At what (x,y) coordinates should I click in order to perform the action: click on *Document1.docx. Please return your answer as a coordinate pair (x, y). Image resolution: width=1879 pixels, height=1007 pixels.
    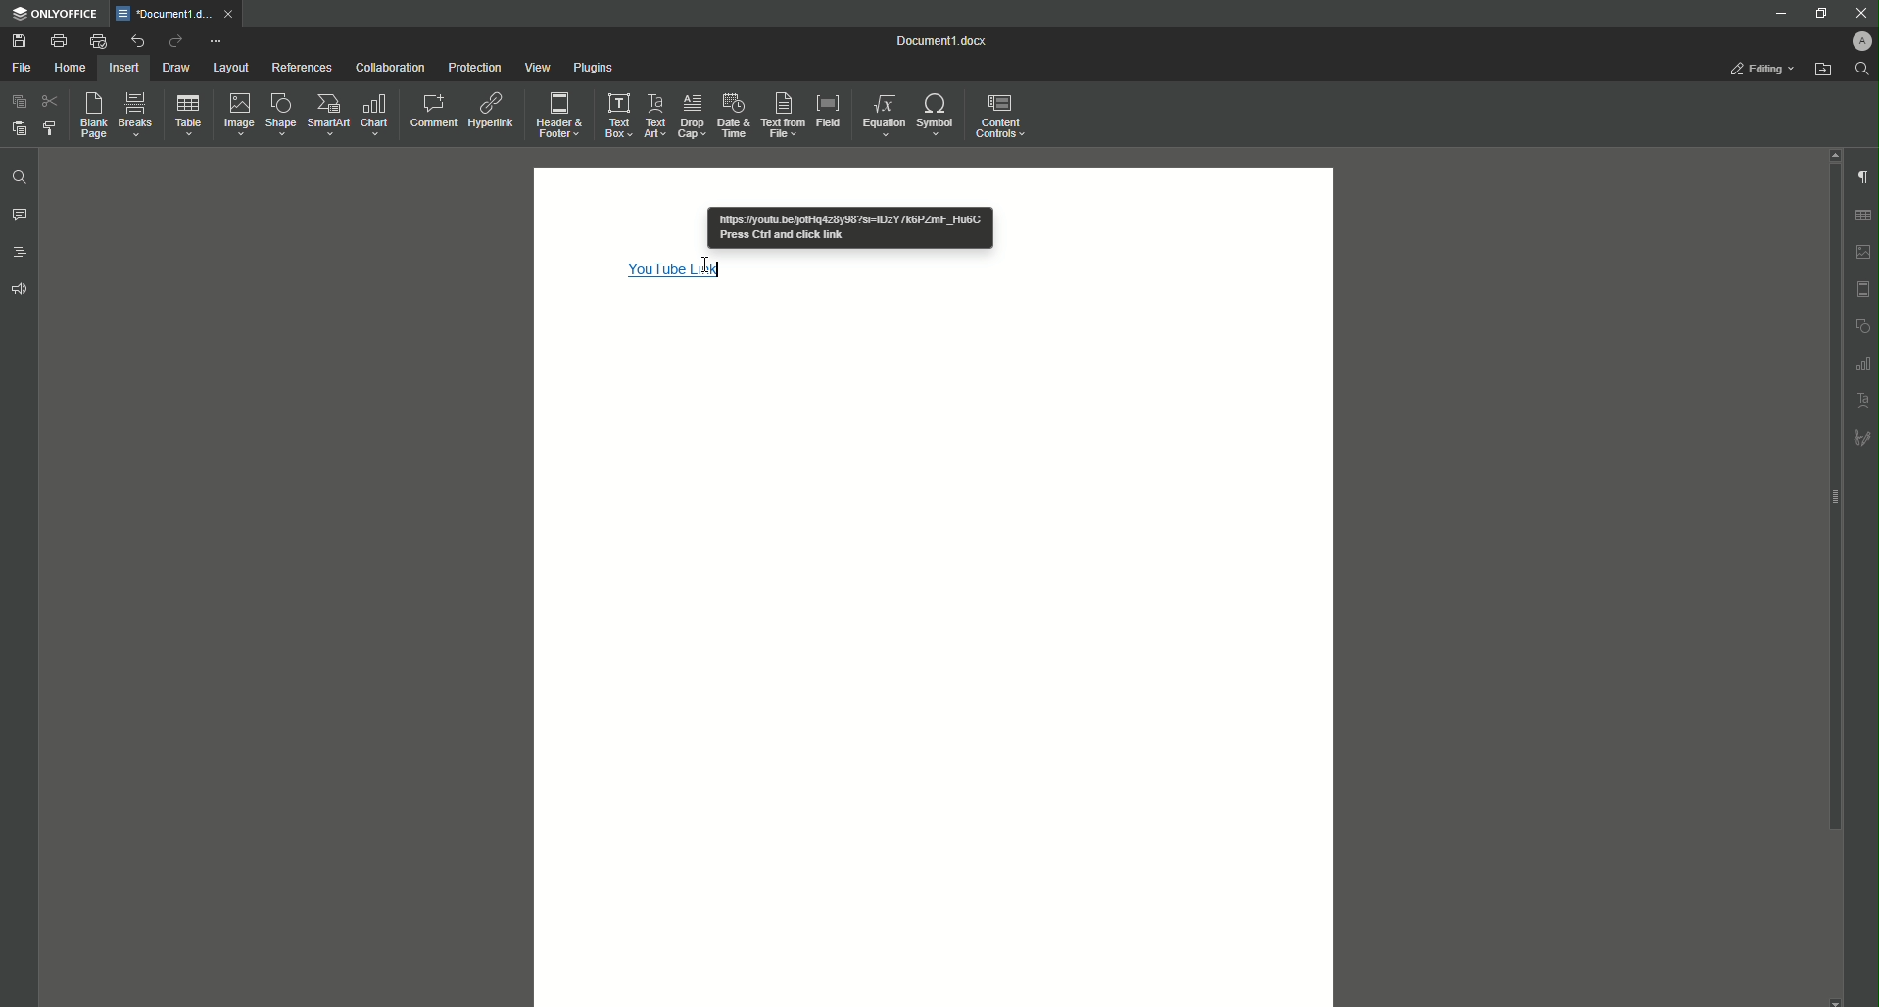
    Looking at the image, I should click on (163, 14).